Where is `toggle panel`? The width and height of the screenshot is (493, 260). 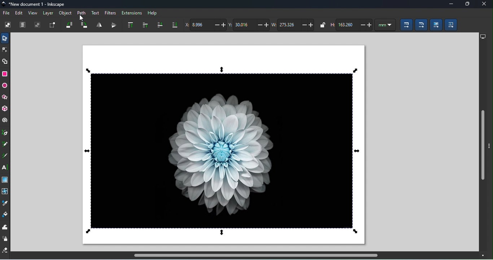 toggle panel is located at coordinates (490, 151).